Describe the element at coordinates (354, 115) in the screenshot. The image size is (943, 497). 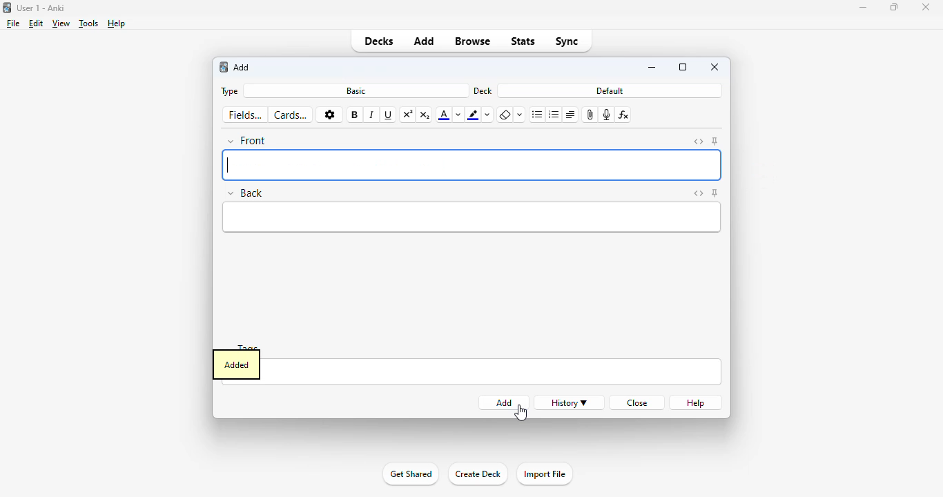
I see `bold` at that location.